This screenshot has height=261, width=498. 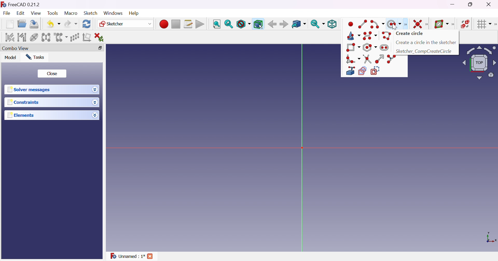 I want to click on Draw style, so click(x=244, y=24).